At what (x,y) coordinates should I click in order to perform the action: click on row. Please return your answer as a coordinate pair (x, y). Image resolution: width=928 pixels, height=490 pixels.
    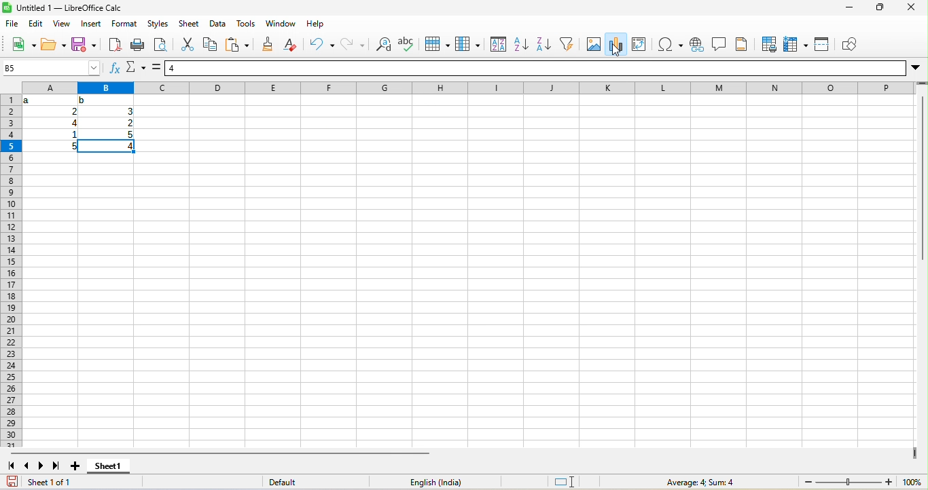
    Looking at the image, I should click on (437, 43).